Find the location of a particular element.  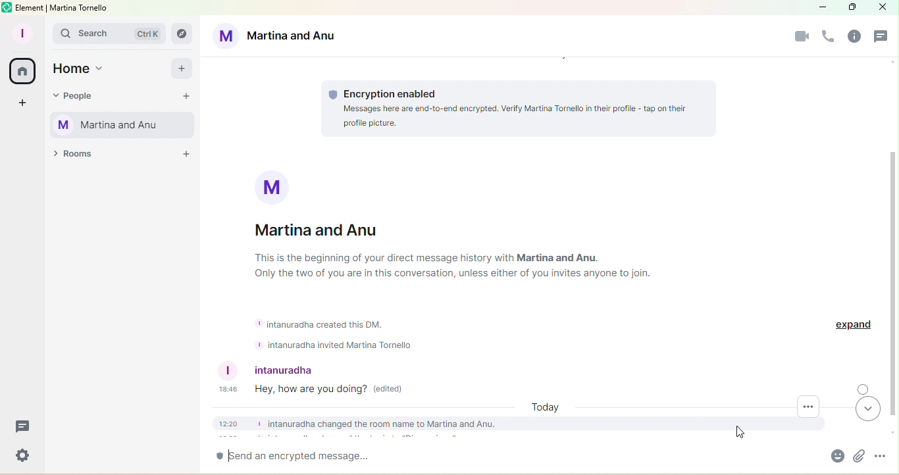

Profile picture is located at coordinates (274, 187).